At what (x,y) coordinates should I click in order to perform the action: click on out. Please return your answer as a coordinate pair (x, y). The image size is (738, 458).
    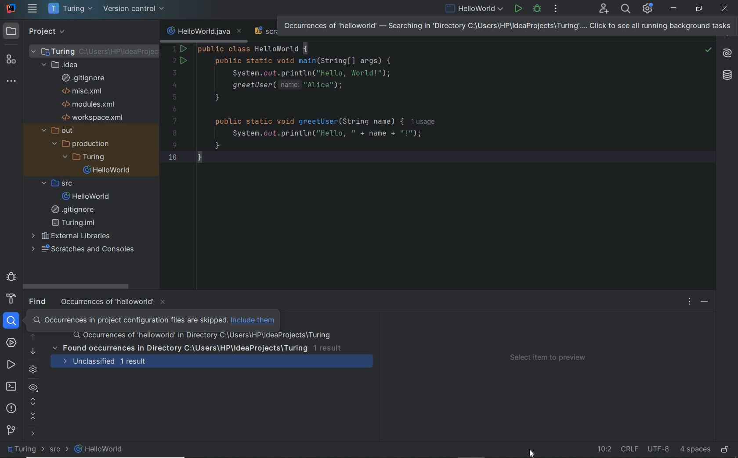
    Looking at the image, I should click on (61, 130).